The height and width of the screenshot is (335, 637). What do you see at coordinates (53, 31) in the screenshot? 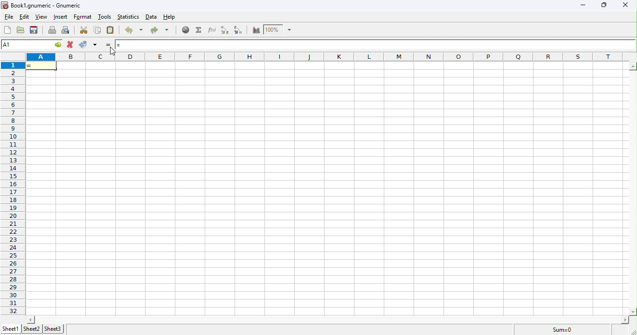
I see `print` at bounding box center [53, 31].